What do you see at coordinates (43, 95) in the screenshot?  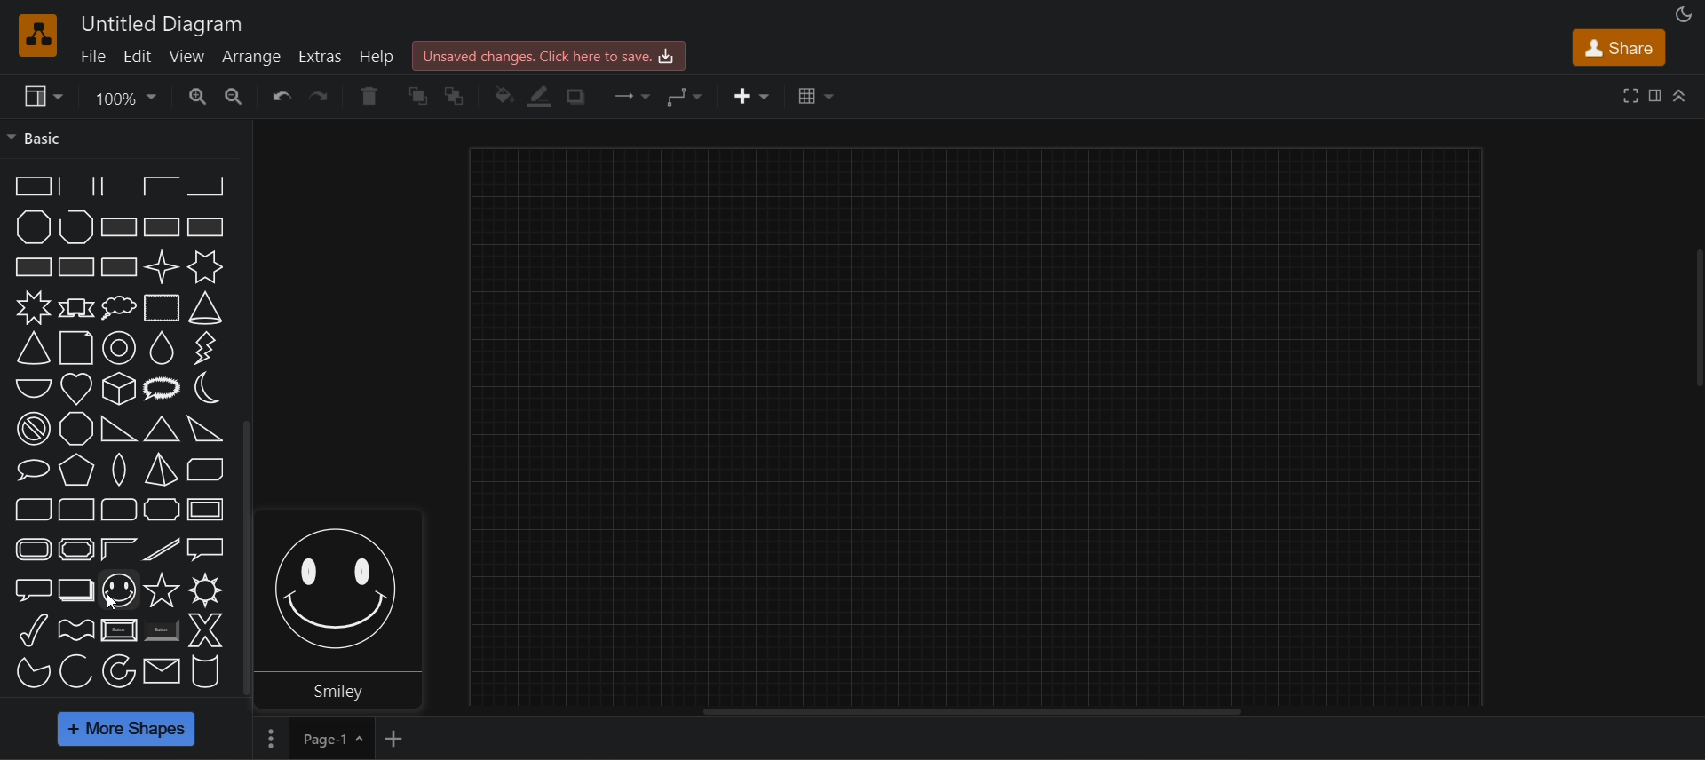 I see `view` at bounding box center [43, 95].